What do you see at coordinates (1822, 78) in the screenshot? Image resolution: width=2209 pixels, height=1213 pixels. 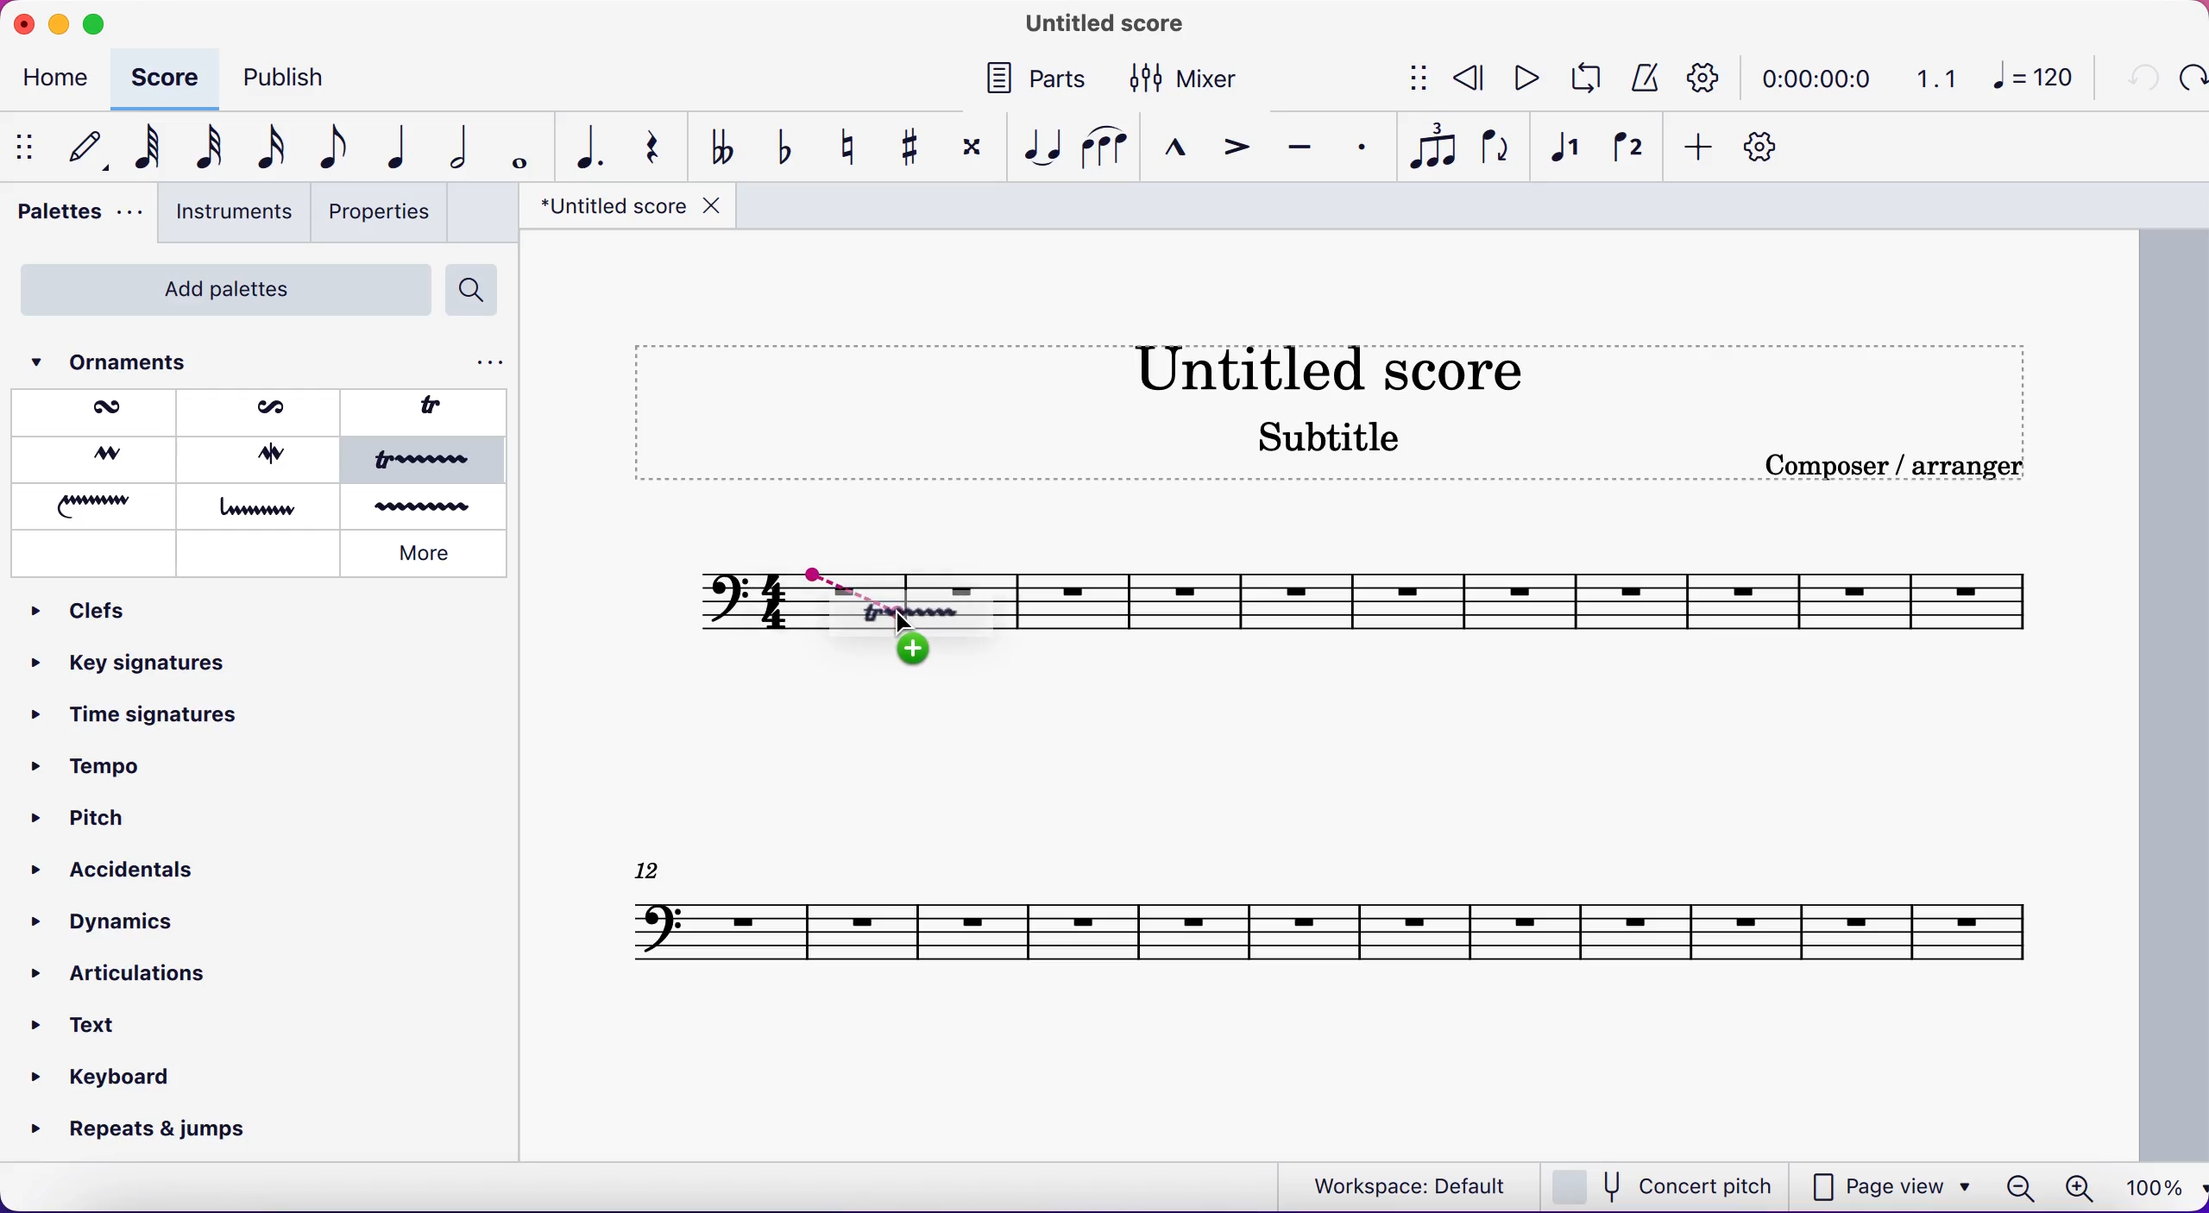 I see `time` at bounding box center [1822, 78].